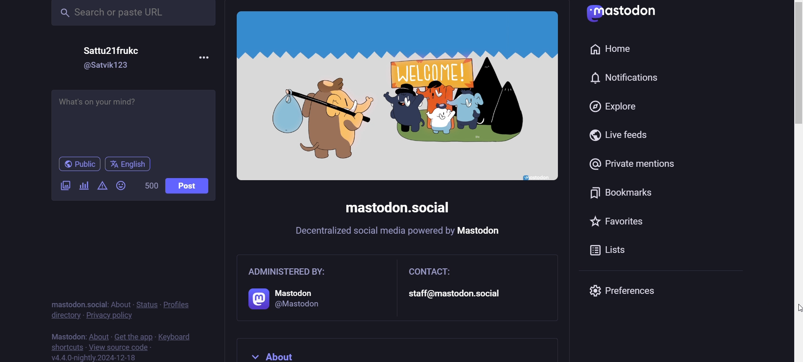 The height and width of the screenshot is (362, 803). What do you see at coordinates (133, 120) in the screenshot?
I see `post here` at bounding box center [133, 120].